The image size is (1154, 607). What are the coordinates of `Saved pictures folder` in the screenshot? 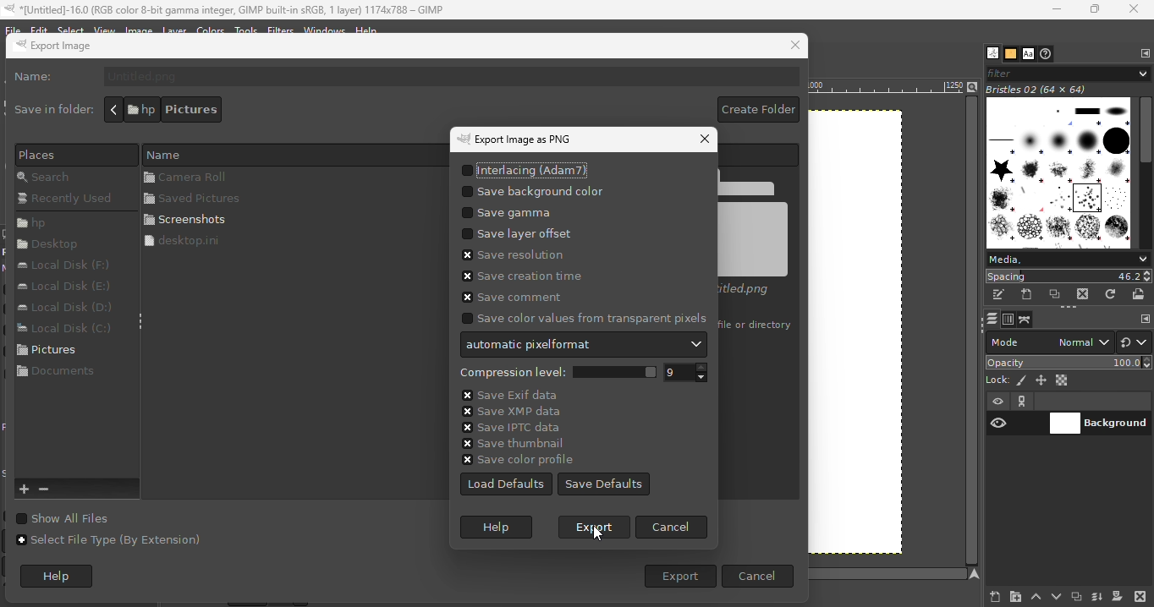 It's located at (288, 199).